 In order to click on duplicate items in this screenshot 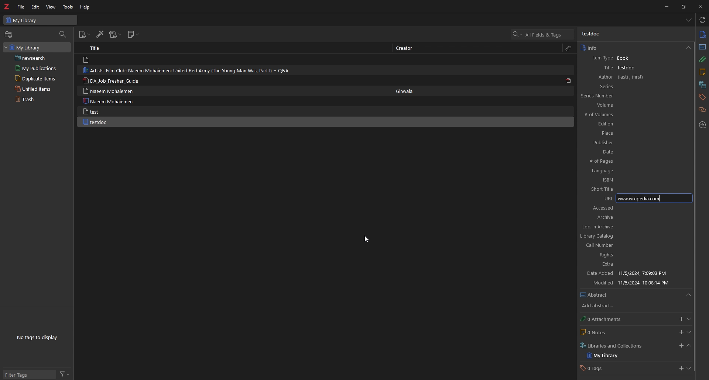, I will do `click(35, 78)`.